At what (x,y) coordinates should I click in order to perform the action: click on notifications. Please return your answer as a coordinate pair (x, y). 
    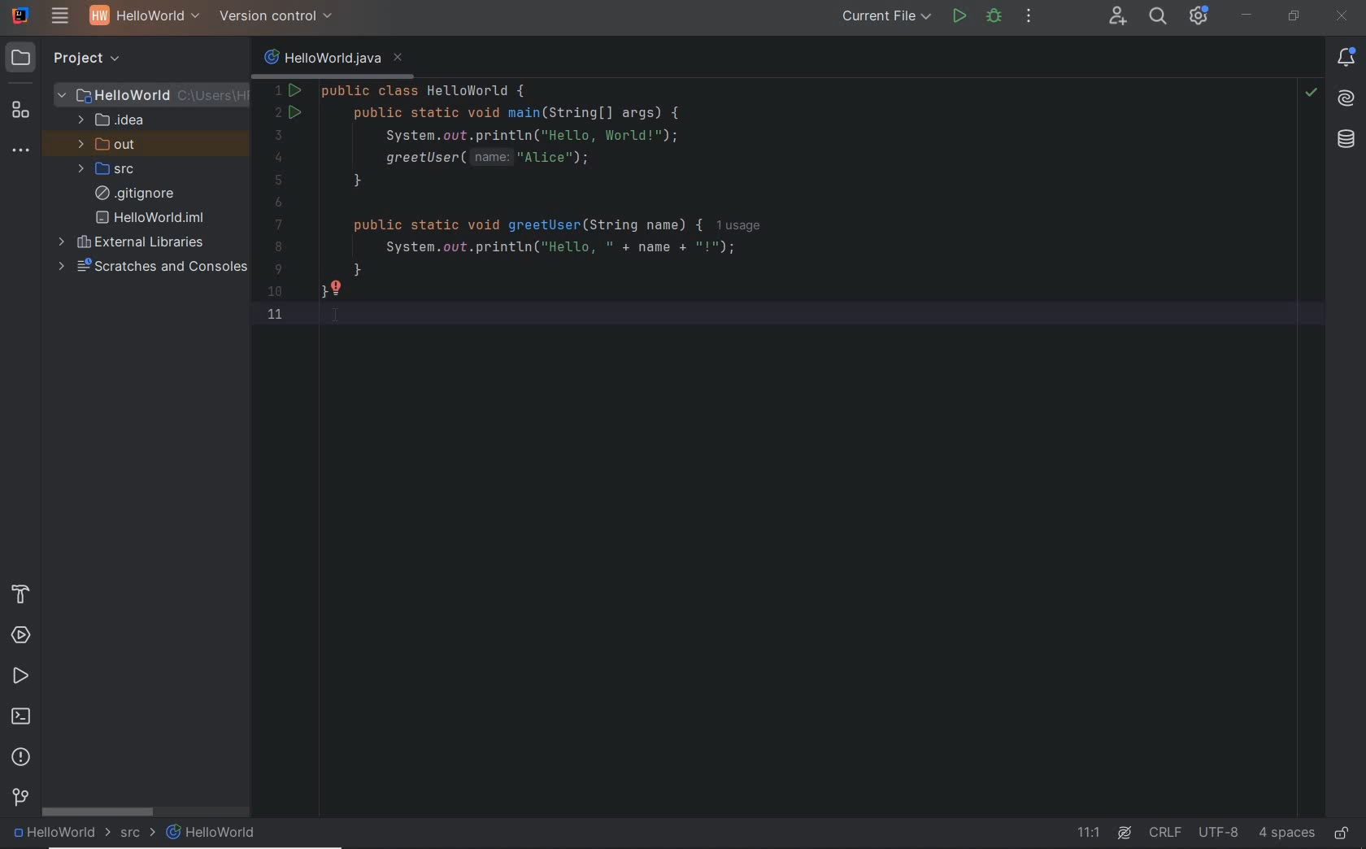
    Looking at the image, I should click on (1347, 58).